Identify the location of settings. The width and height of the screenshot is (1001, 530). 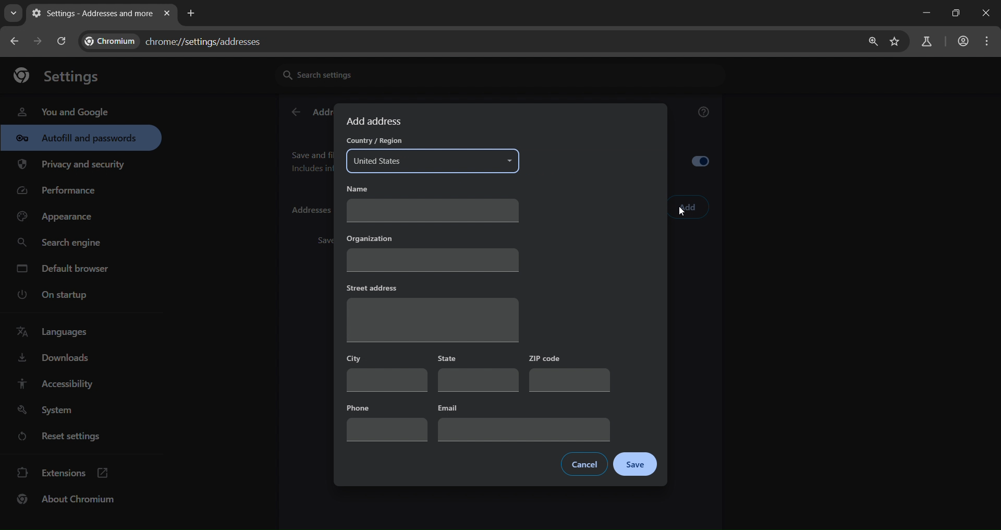
(62, 75).